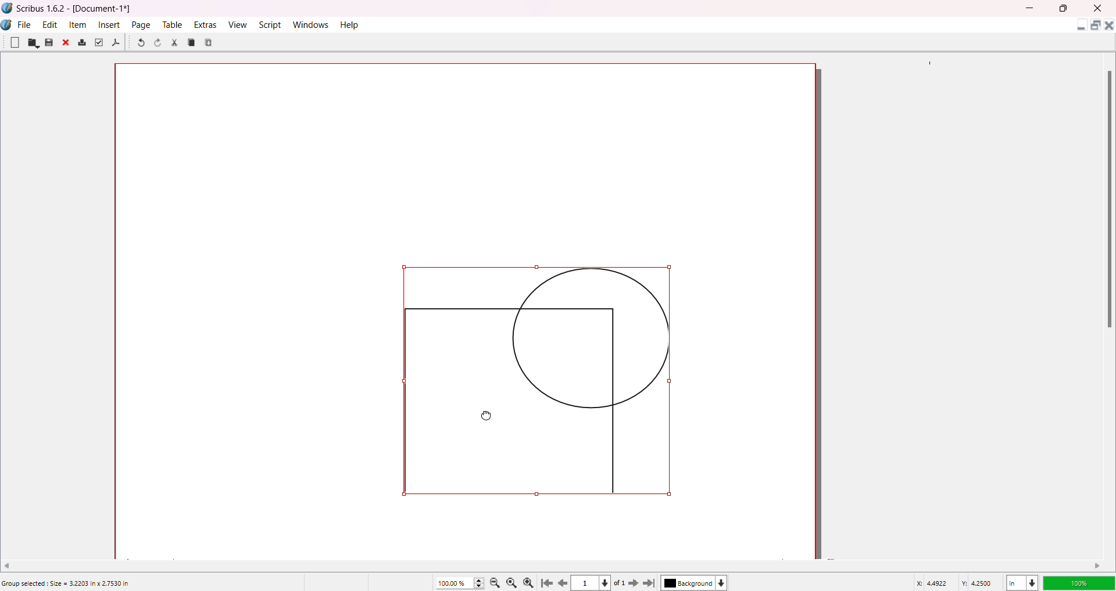 The height and width of the screenshot is (591, 1116). I want to click on Preflight Verifier, so click(98, 42).